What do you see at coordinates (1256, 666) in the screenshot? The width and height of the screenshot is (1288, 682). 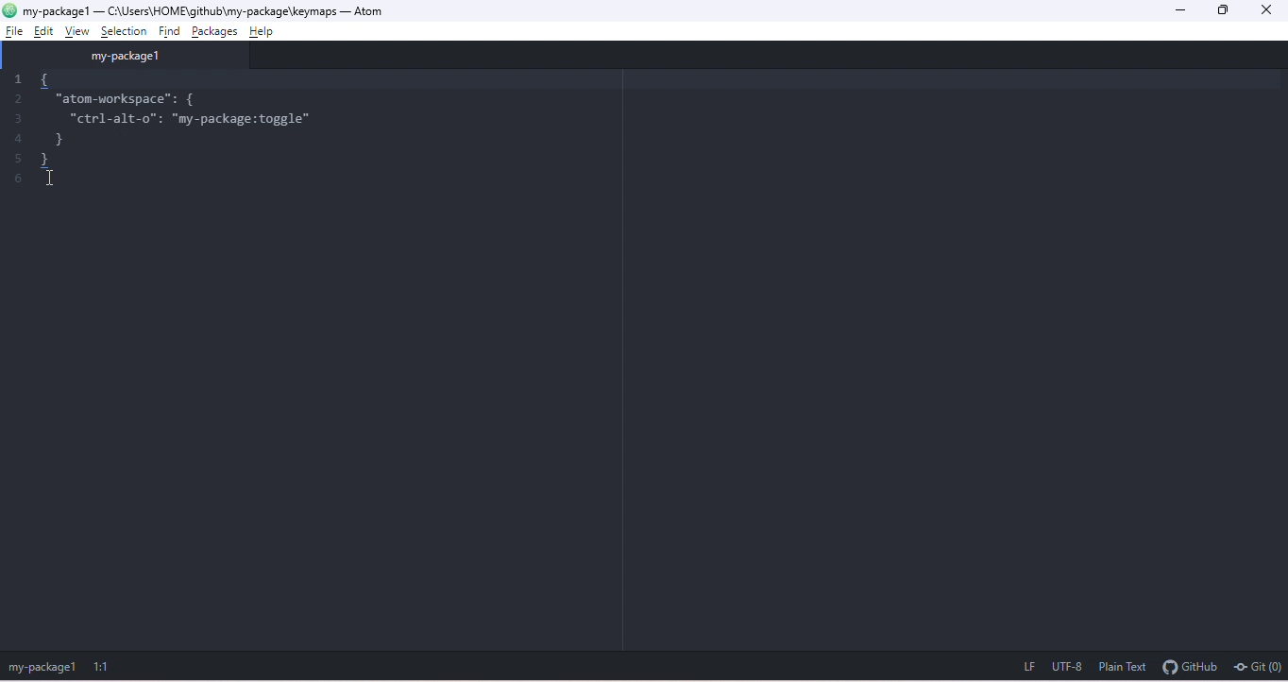 I see `git(0)` at bounding box center [1256, 666].